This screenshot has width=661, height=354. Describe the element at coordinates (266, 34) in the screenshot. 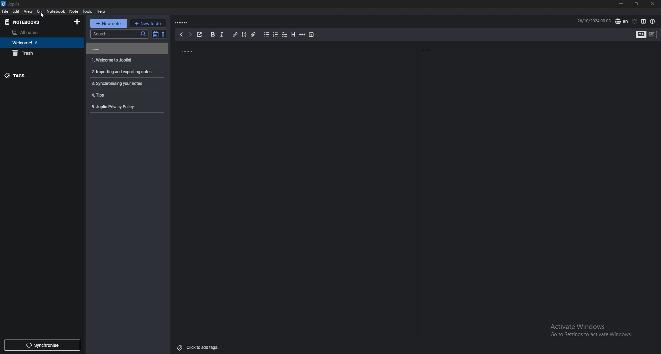

I see `bullet list` at that location.